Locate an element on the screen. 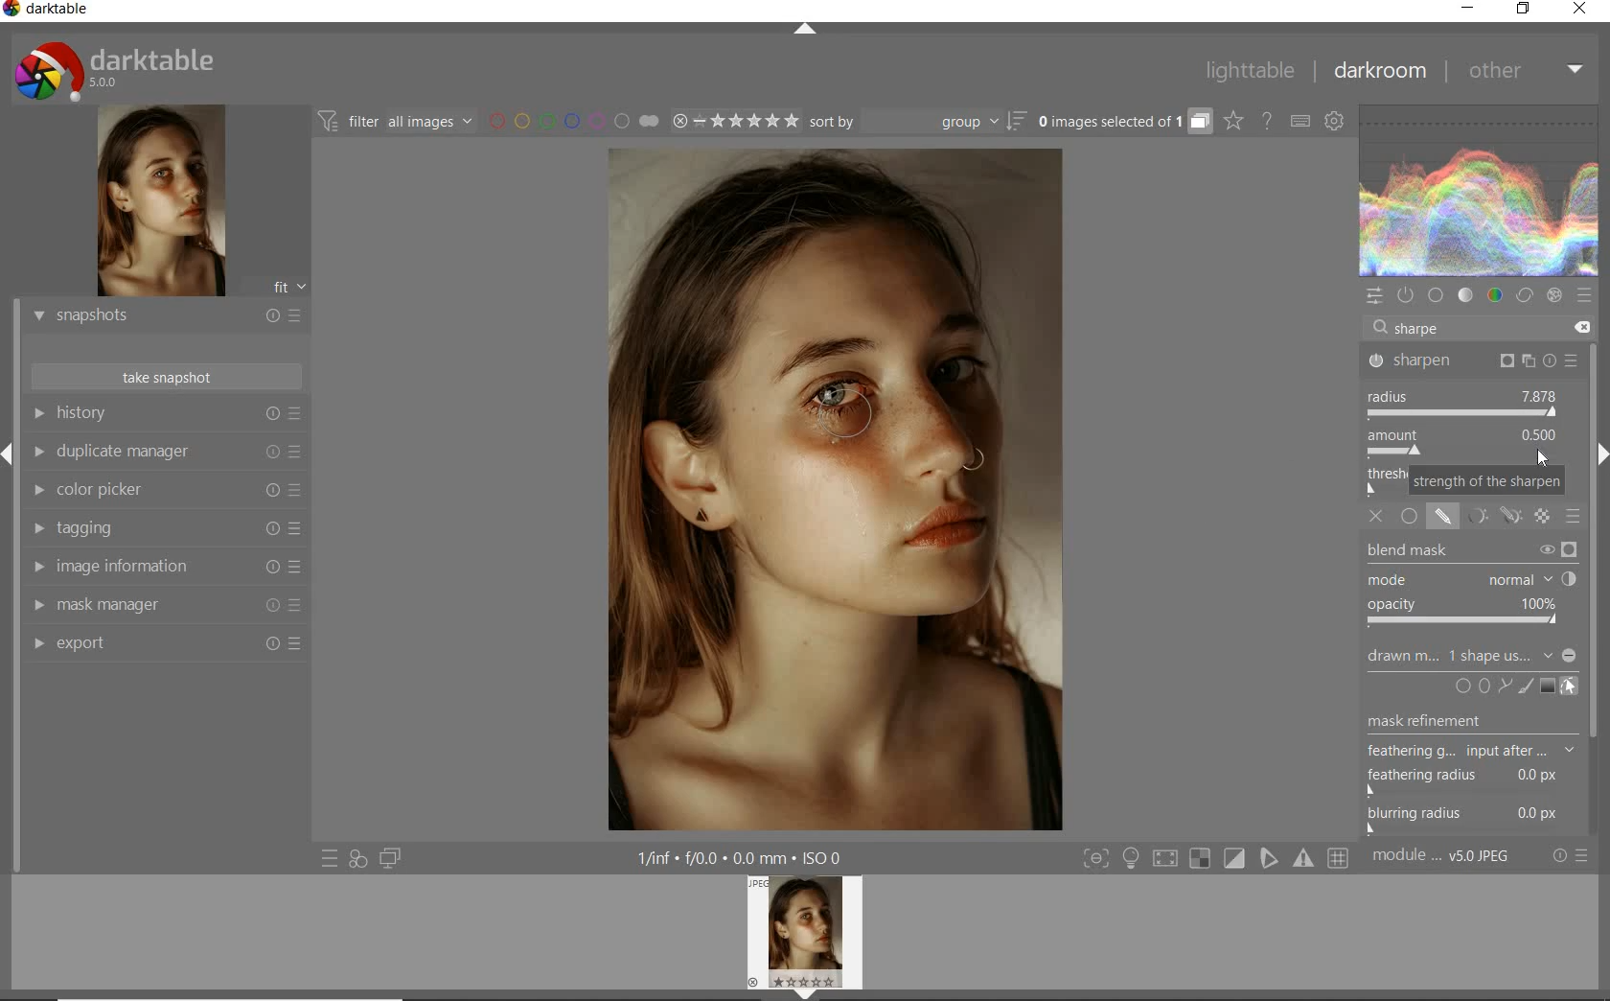  BLENDING OPTIONS is located at coordinates (1575, 516).